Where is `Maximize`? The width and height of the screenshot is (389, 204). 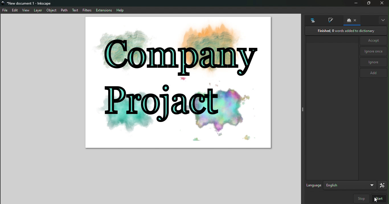
Maximize is located at coordinates (370, 3).